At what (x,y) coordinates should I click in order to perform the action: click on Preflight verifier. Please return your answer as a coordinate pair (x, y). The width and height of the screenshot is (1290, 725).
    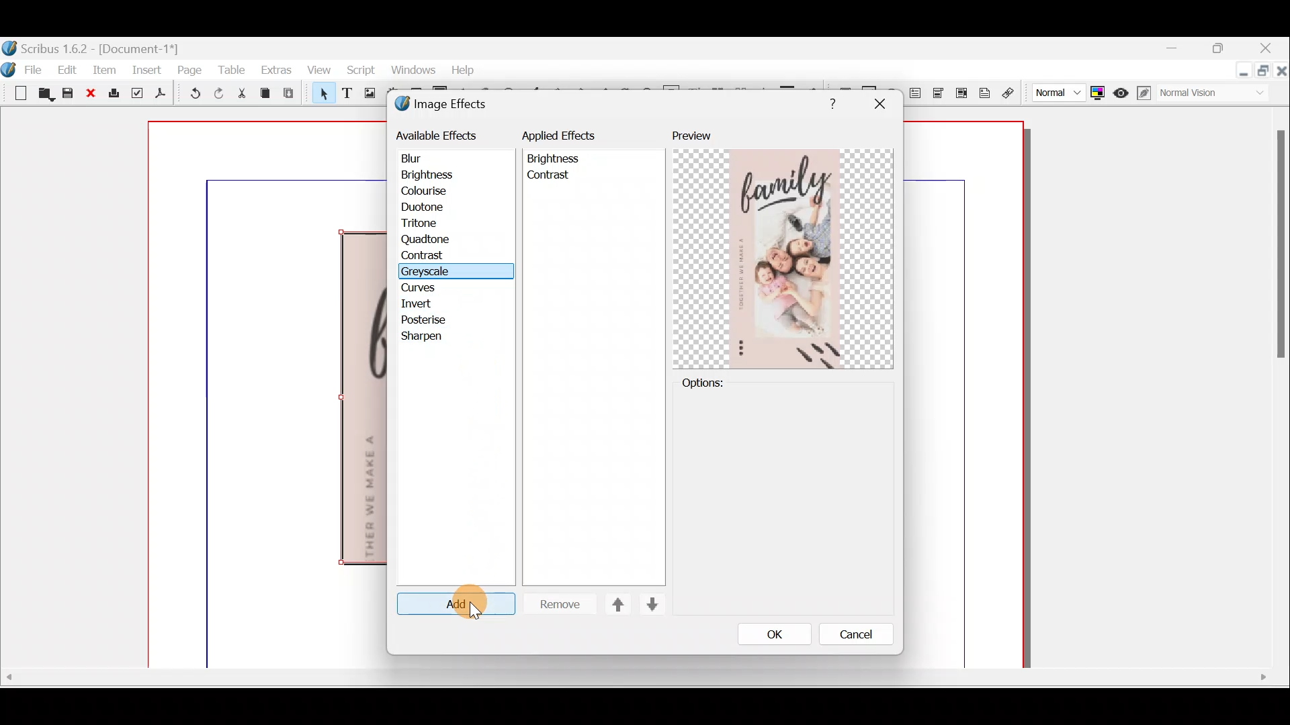
    Looking at the image, I should click on (138, 95).